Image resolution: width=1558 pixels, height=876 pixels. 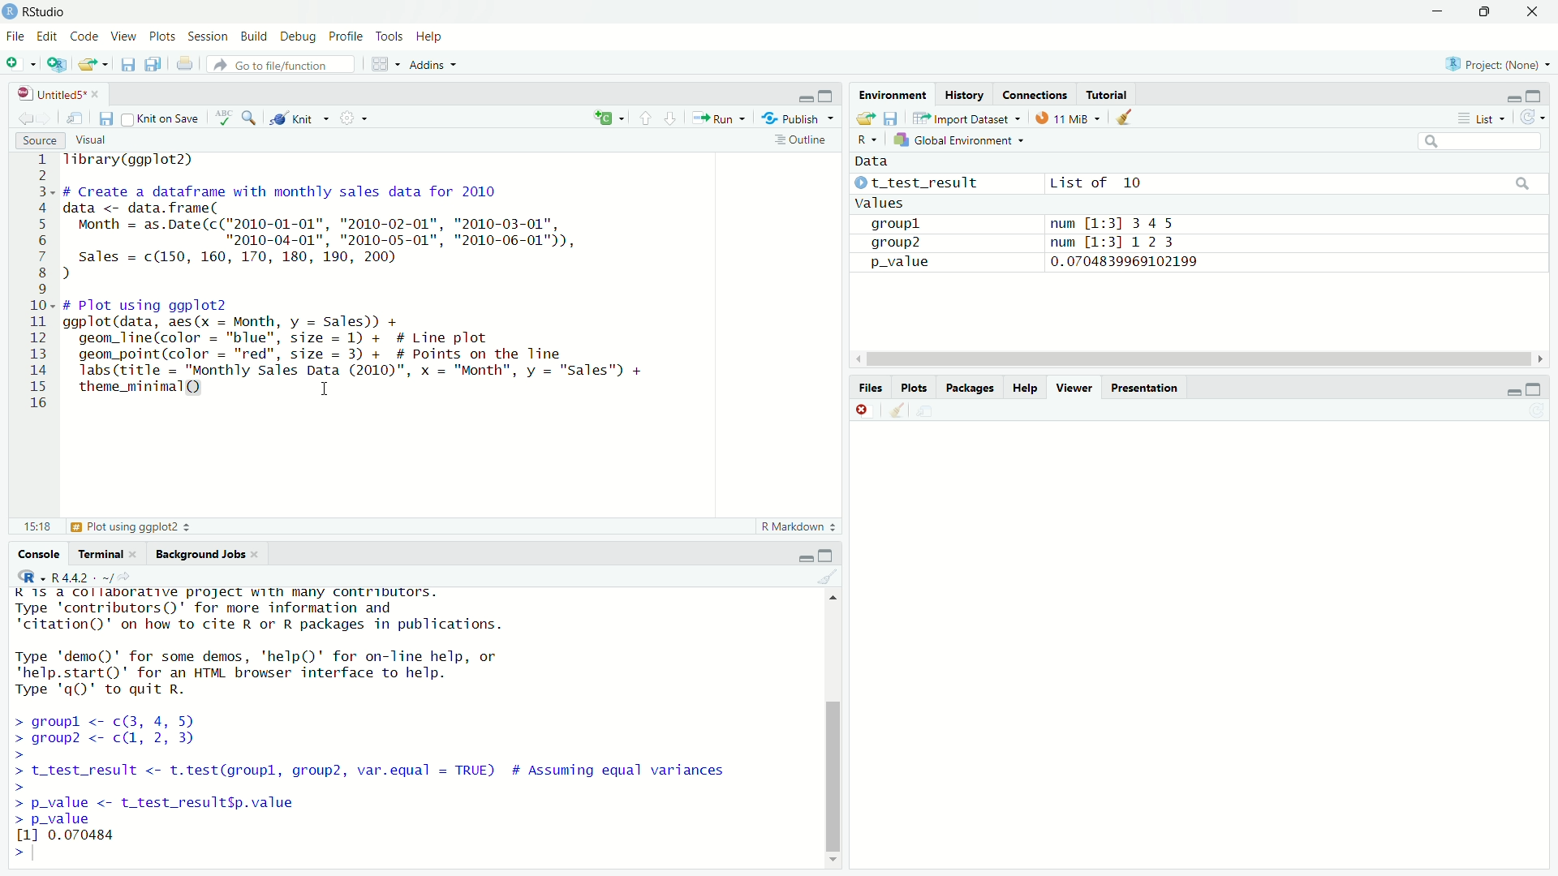 What do you see at coordinates (804, 558) in the screenshot?
I see `minimise` at bounding box center [804, 558].